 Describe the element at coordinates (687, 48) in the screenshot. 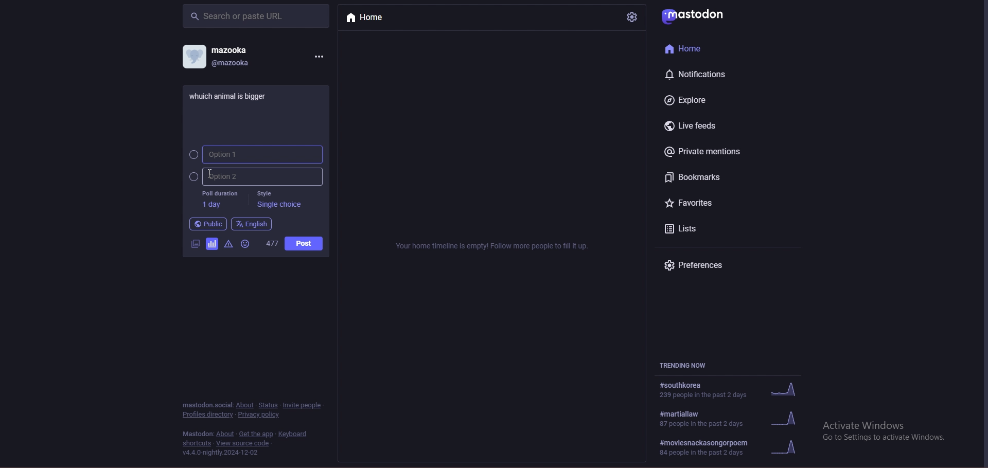

I see `Home` at that location.